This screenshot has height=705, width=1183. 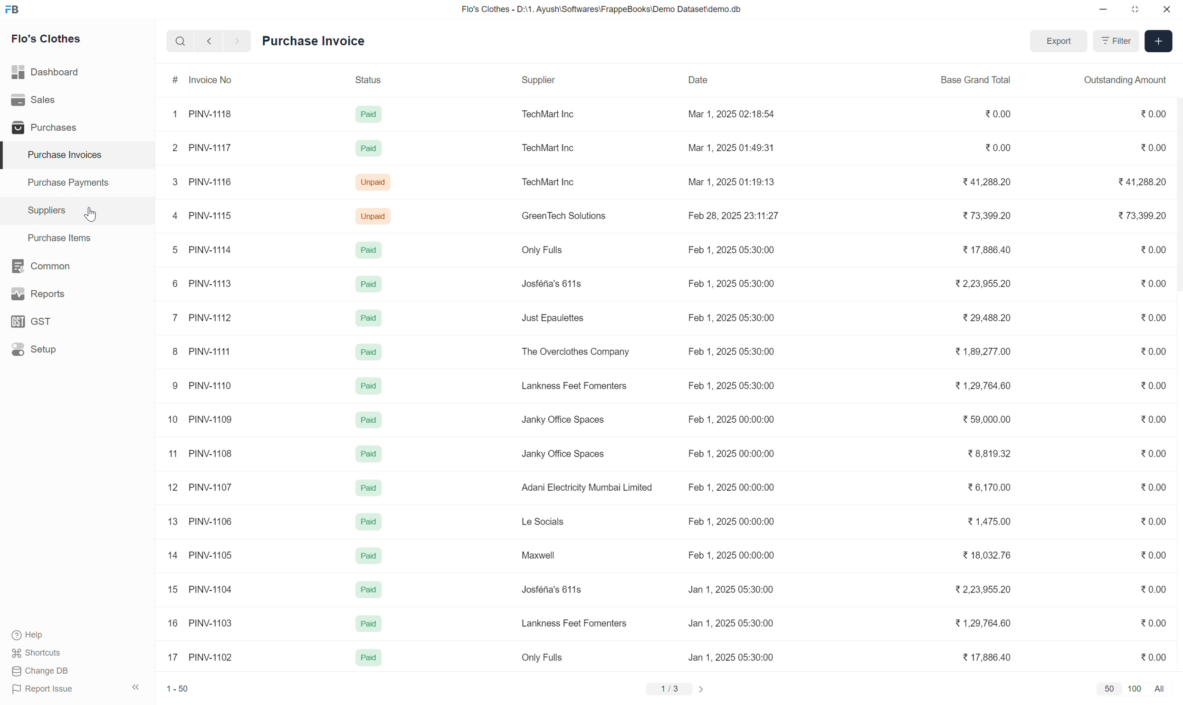 I want to click on % 17,886.40, so click(x=985, y=251).